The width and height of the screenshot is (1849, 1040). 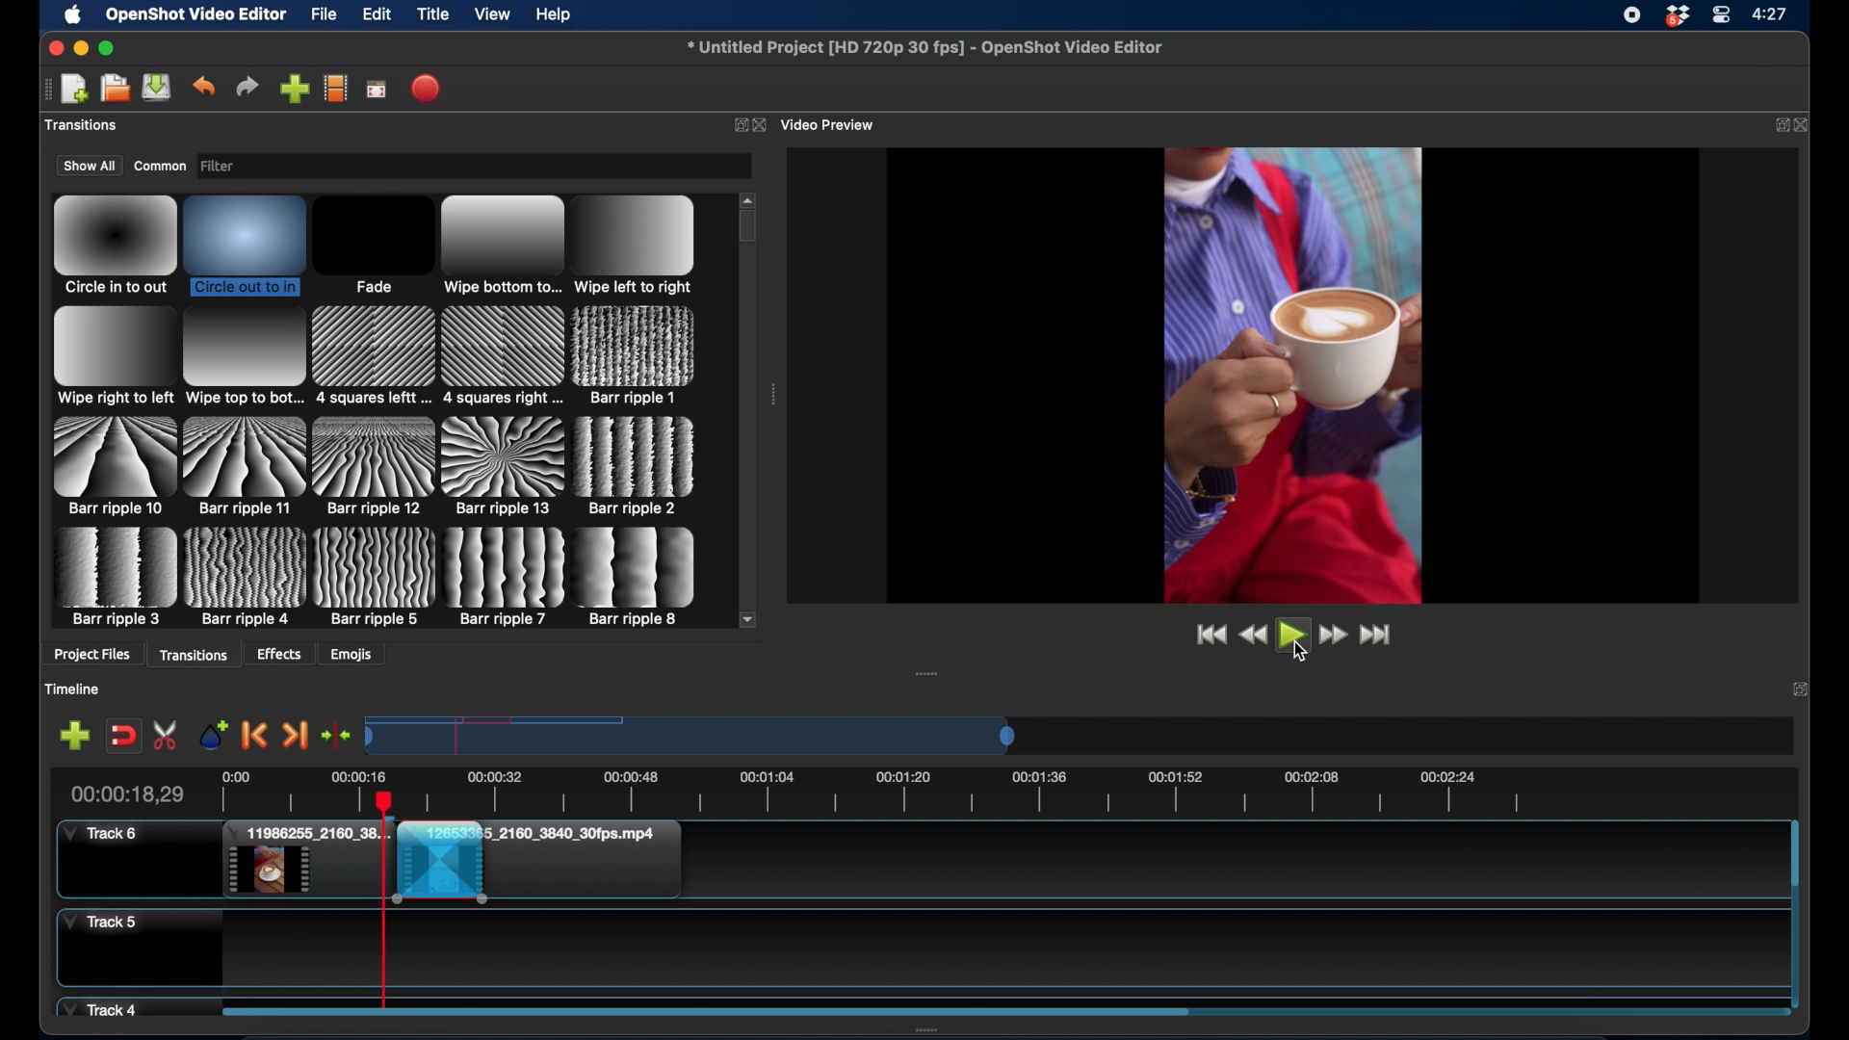 What do you see at coordinates (1379, 635) in the screenshot?
I see `jump to end` at bounding box center [1379, 635].